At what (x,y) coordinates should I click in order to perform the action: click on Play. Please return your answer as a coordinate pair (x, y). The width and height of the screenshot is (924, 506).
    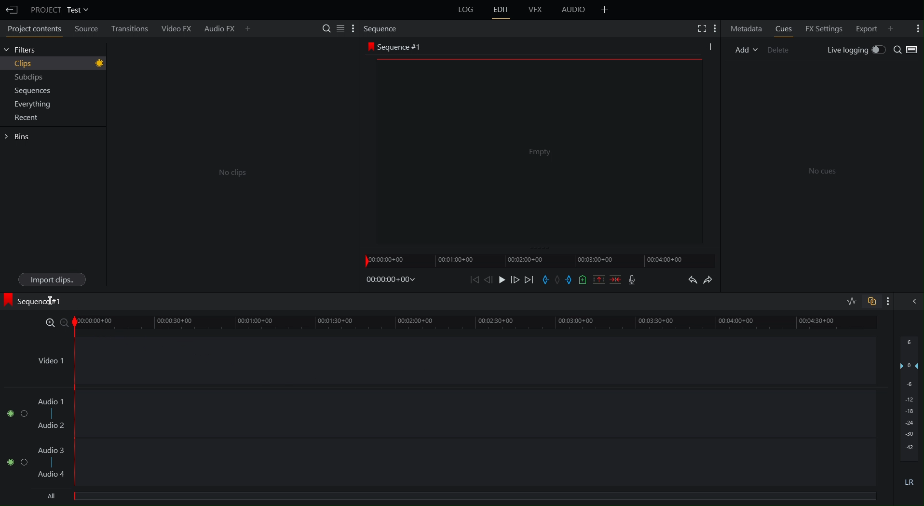
    Looking at the image, I should click on (502, 280).